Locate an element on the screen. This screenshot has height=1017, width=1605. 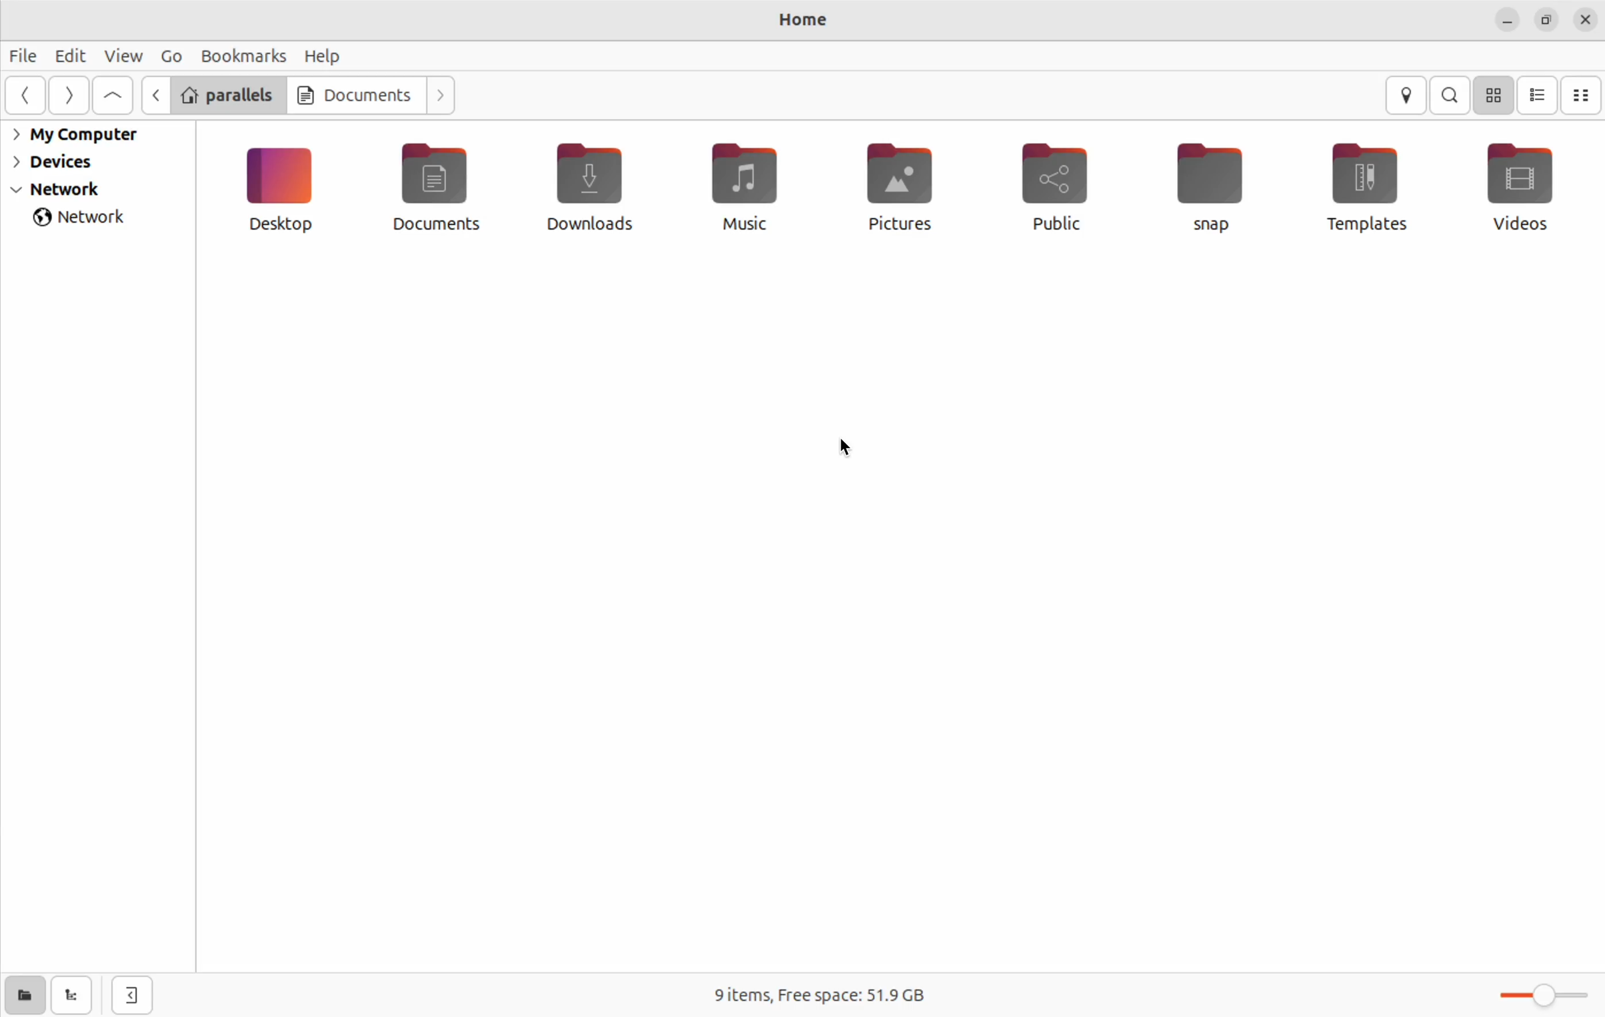
next  is located at coordinates (69, 97).